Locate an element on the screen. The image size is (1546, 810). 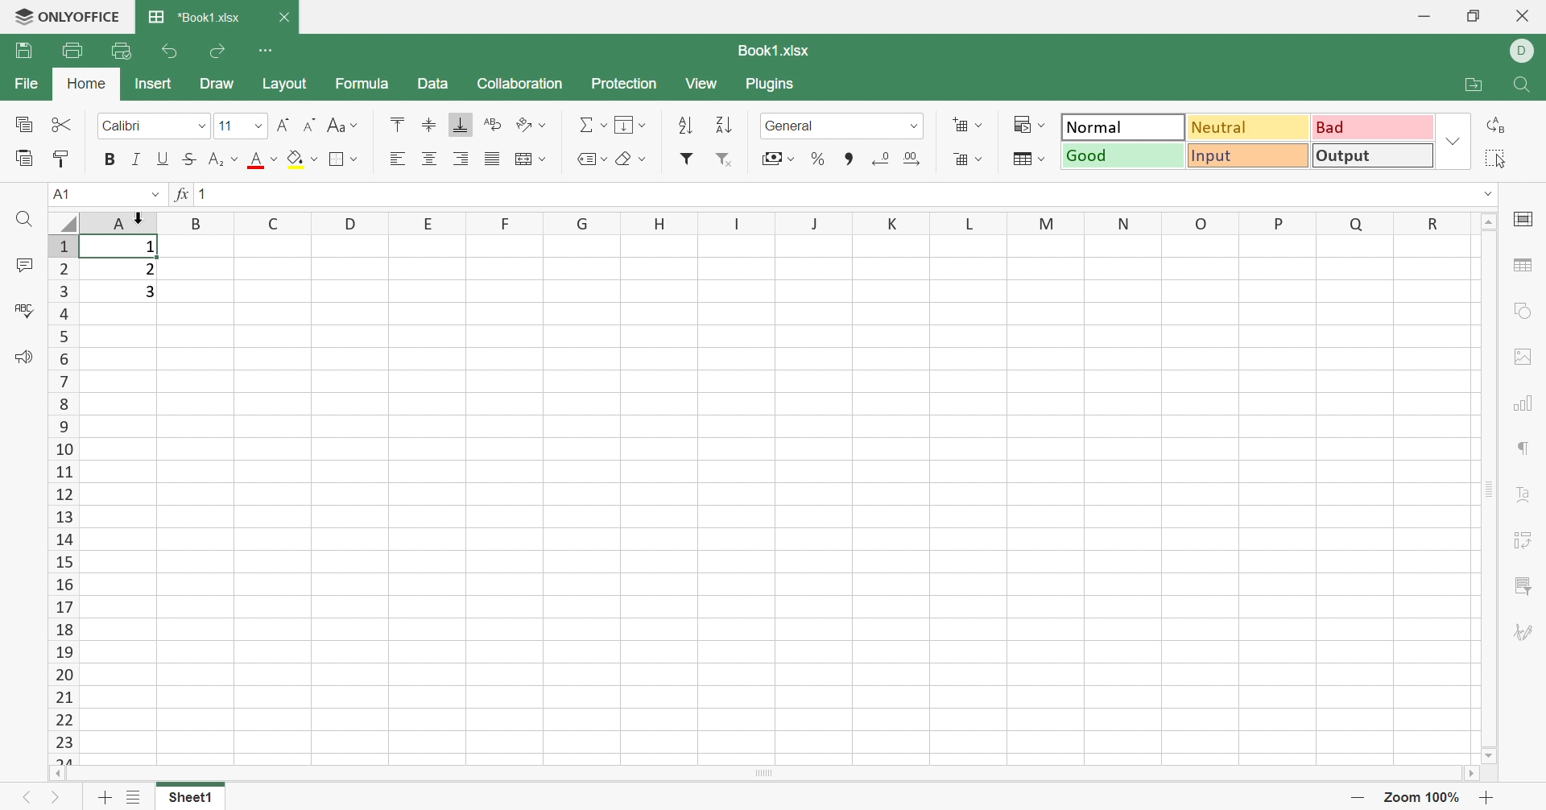
Paste is located at coordinates (24, 157).